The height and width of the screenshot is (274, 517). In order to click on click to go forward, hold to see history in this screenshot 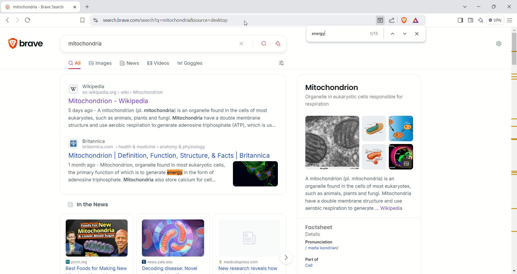, I will do `click(18, 20)`.